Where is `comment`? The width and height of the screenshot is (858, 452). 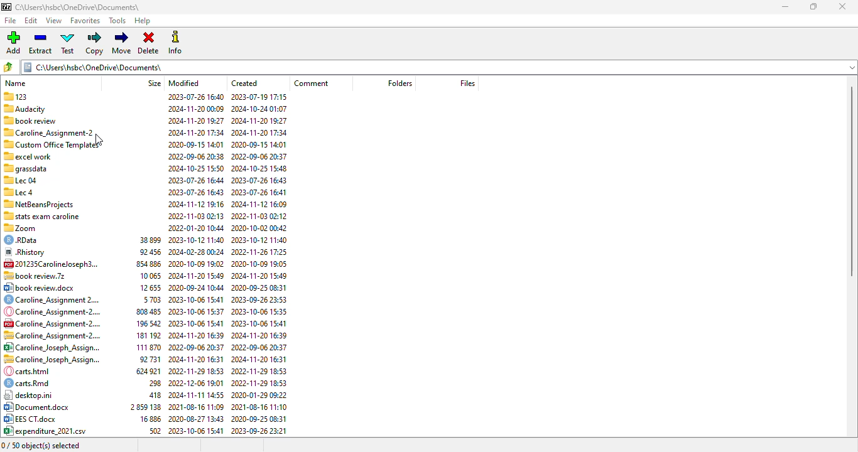
comment is located at coordinates (311, 83).